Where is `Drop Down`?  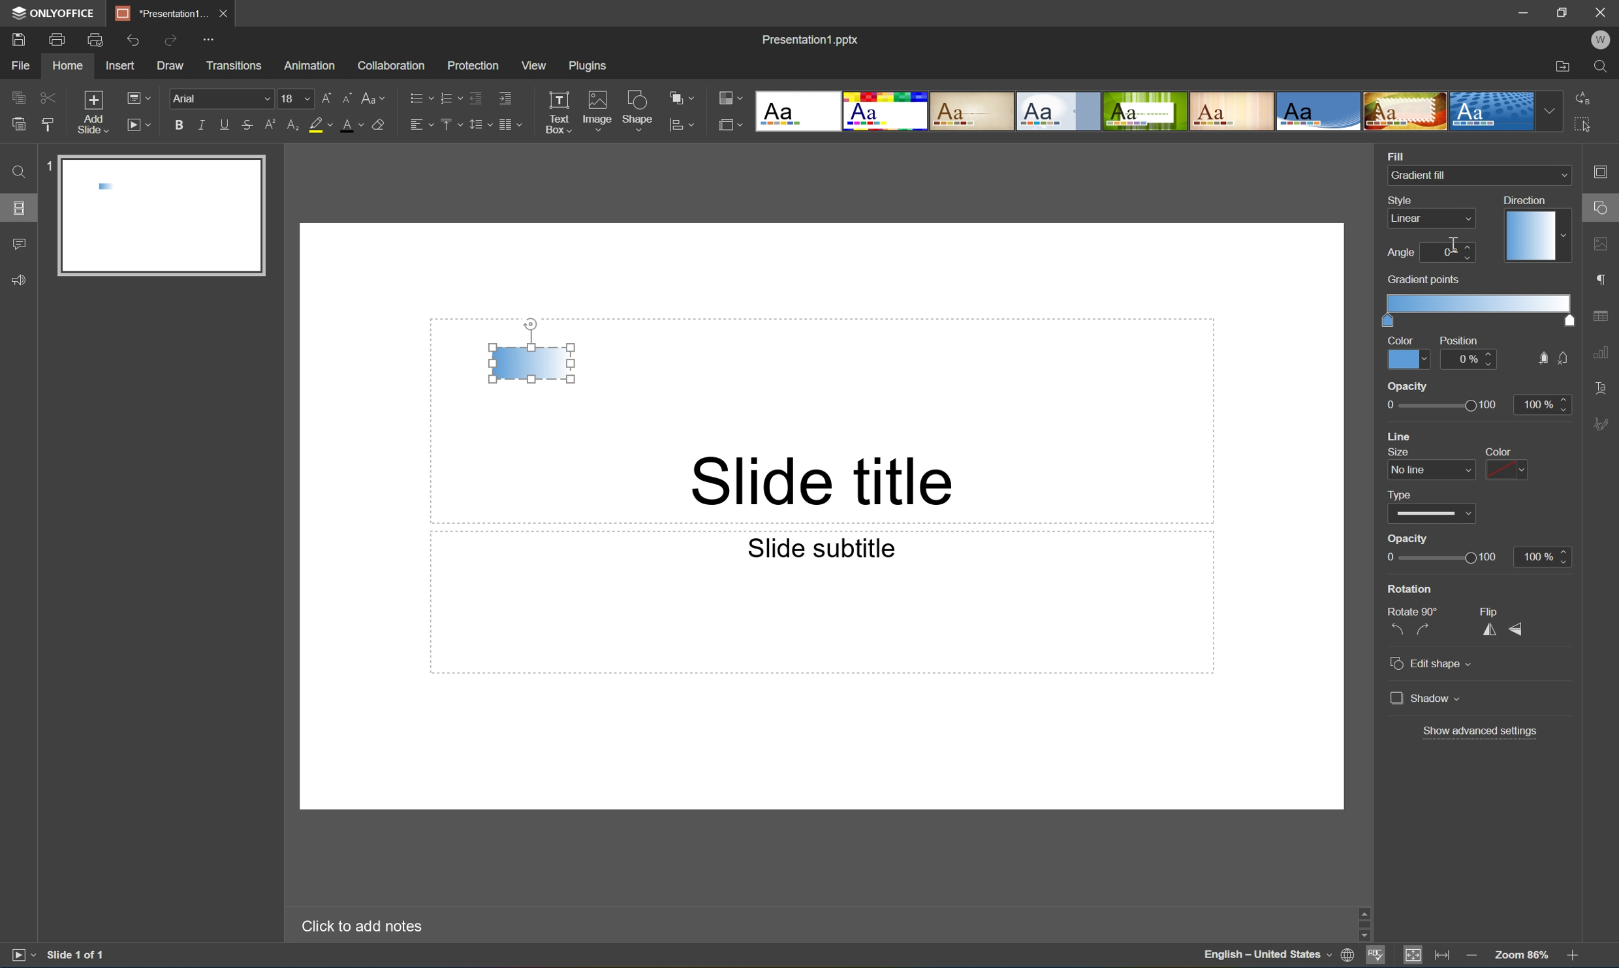 Drop Down is located at coordinates (1550, 111).